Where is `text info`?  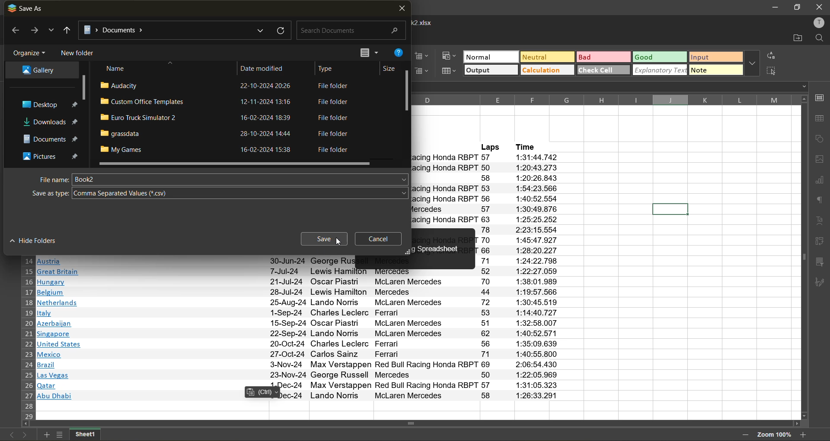
text info is located at coordinates (298, 313).